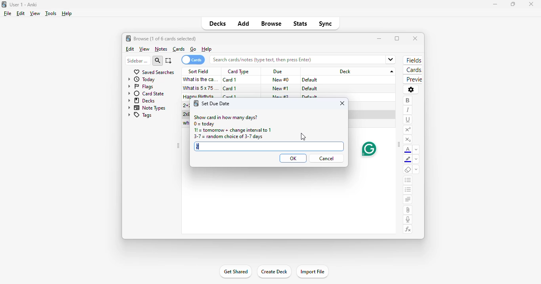  I want to click on text color, so click(408, 150).